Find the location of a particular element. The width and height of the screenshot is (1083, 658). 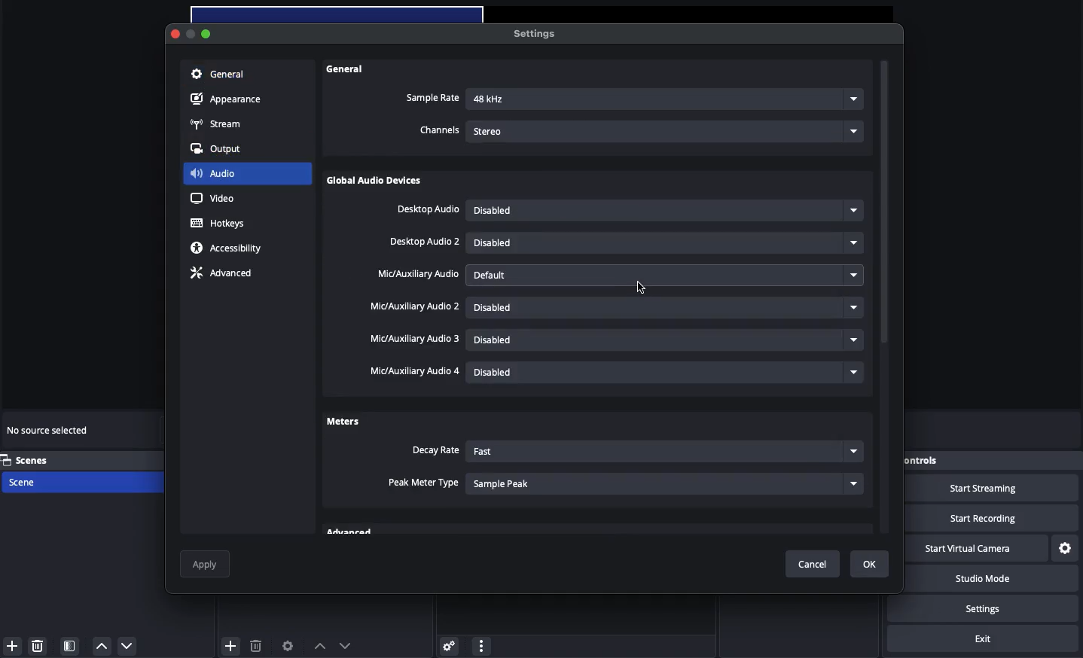

Channels is located at coordinates (440, 131).